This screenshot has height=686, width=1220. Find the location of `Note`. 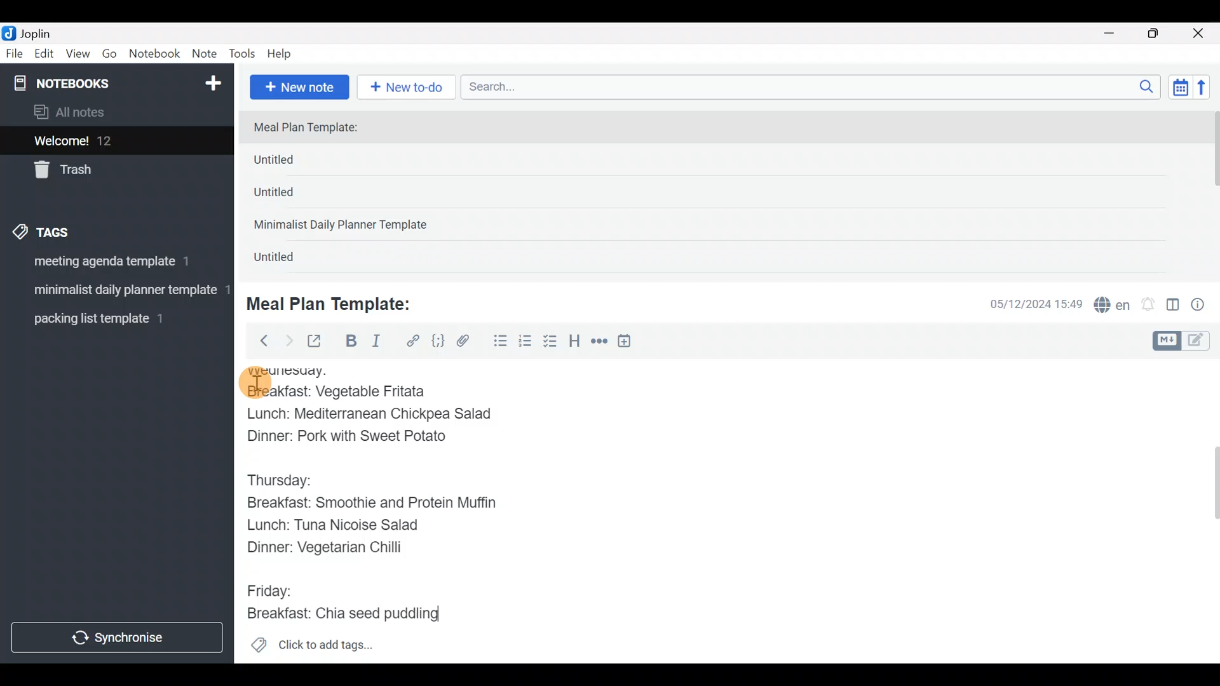

Note is located at coordinates (207, 55).